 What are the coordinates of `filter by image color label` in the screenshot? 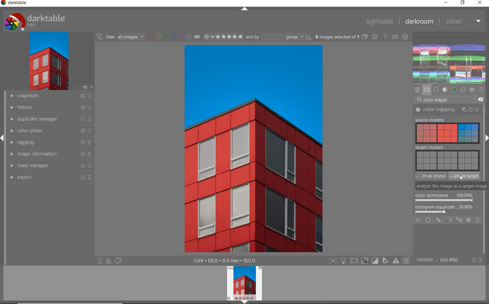 It's located at (173, 36).